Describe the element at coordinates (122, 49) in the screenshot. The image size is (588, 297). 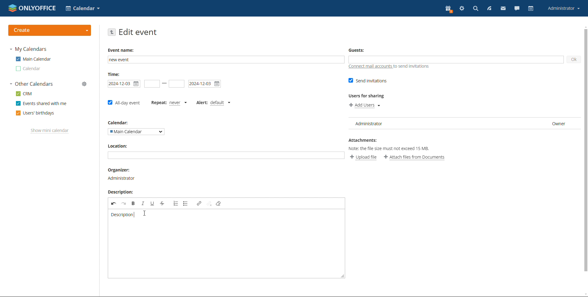
I see `Event name:` at that location.